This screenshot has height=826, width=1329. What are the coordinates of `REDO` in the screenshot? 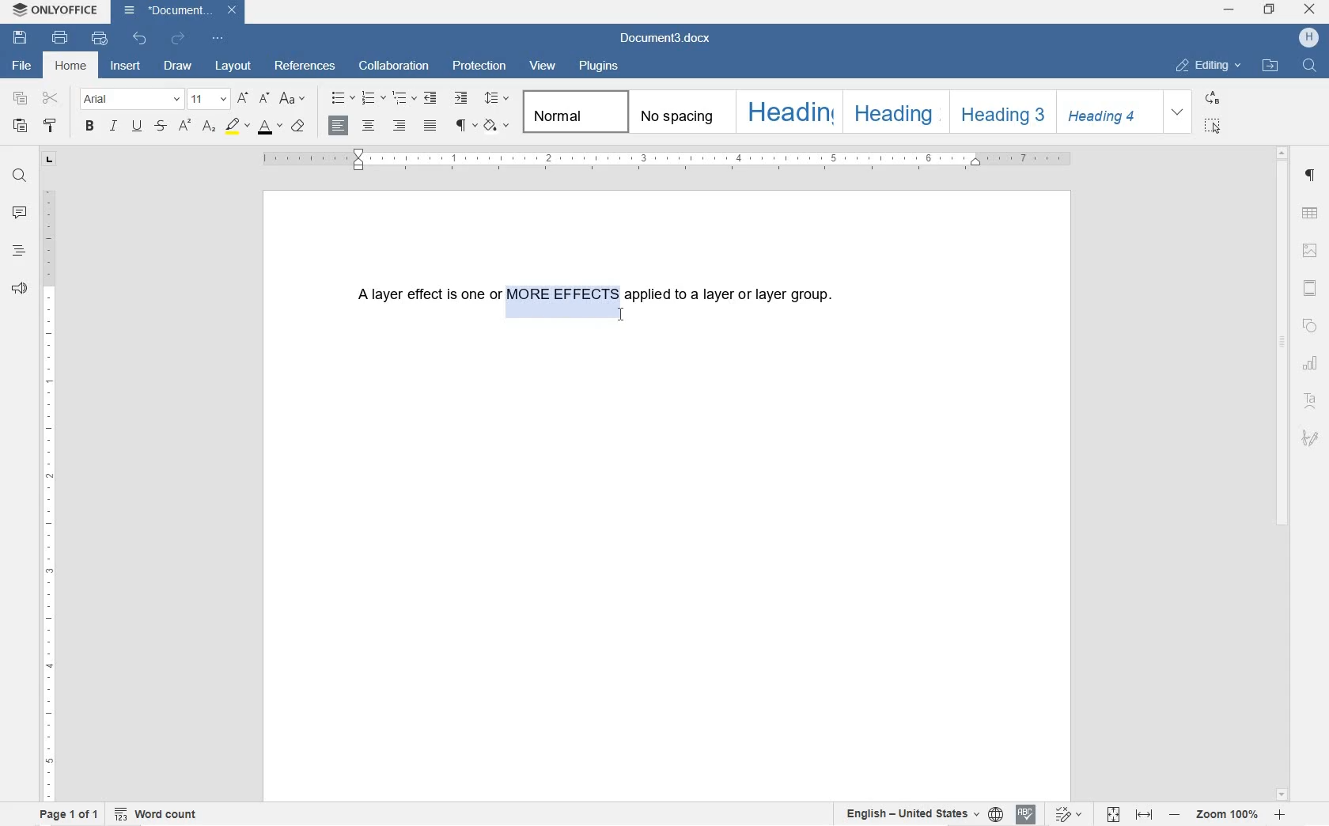 It's located at (178, 38).